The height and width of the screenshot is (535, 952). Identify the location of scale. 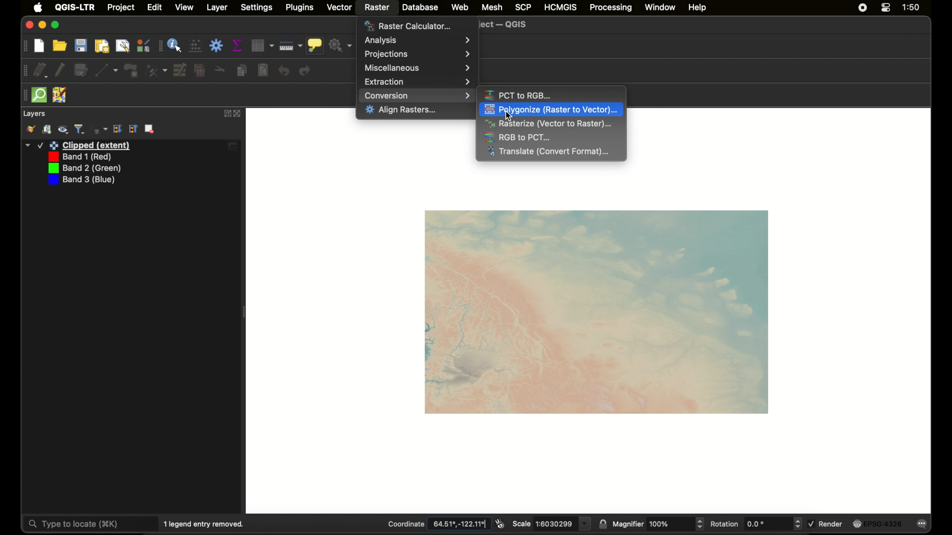
(551, 524).